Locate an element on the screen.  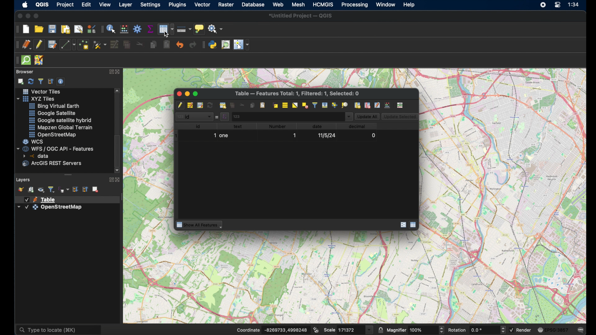
field is located at coordinates (287, 116).